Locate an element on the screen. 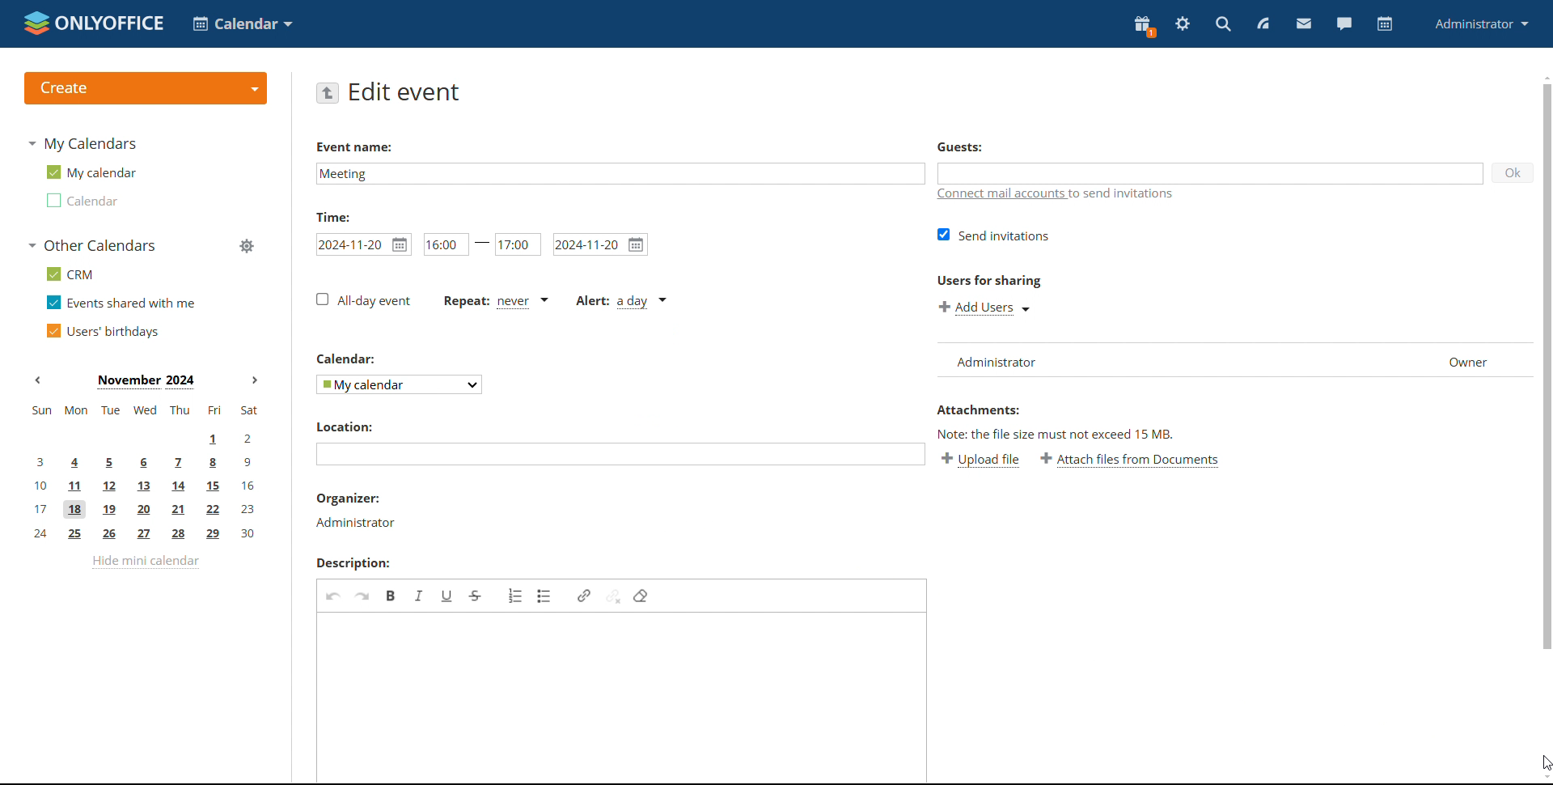 The height and width of the screenshot is (785, 1553). ok is located at coordinates (1513, 173).